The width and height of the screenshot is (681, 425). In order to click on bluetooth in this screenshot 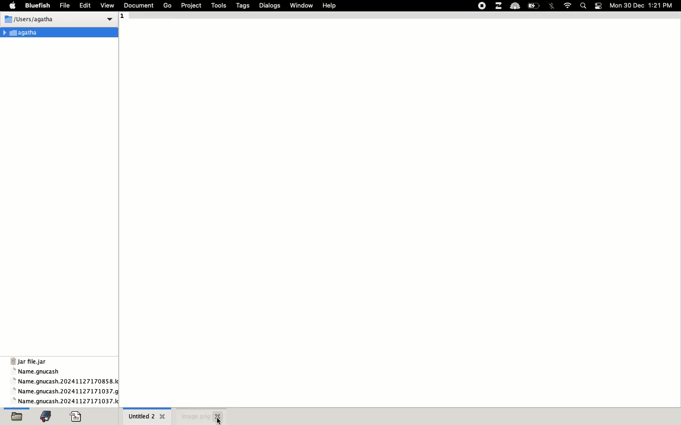, I will do `click(552, 6)`.